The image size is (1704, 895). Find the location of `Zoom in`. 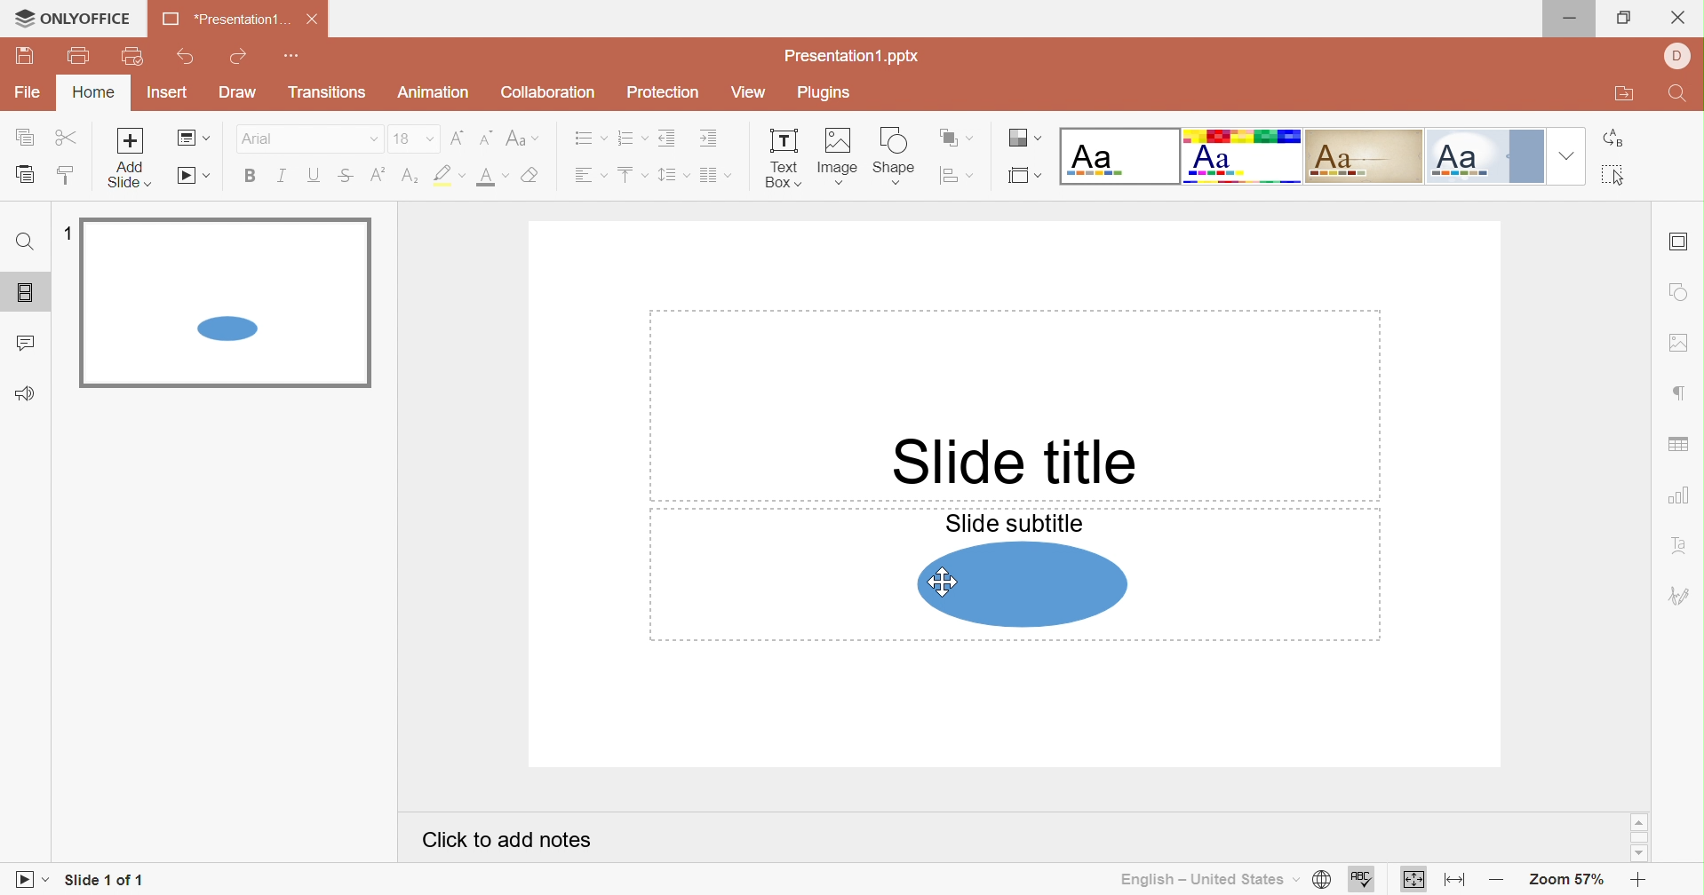

Zoom in is located at coordinates (1636, 882).